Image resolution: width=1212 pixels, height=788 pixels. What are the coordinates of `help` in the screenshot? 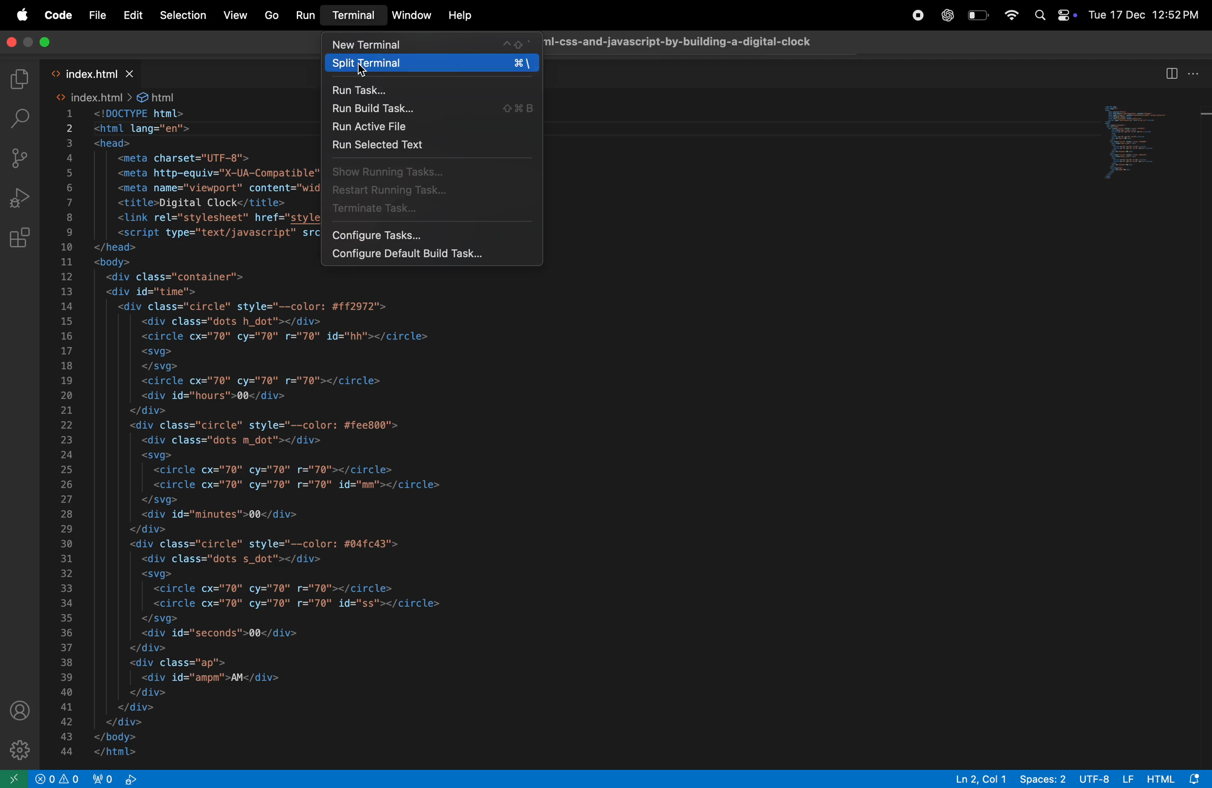 It's located at (458, 16).